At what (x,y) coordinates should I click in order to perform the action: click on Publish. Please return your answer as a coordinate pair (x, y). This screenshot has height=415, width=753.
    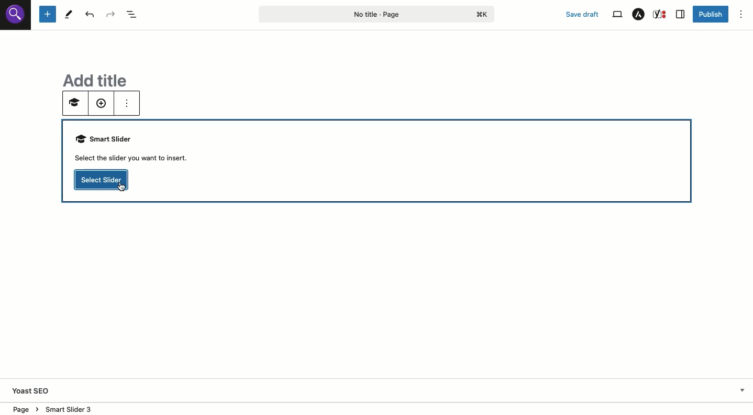
    Looking at the image, I should click on (711, 15).